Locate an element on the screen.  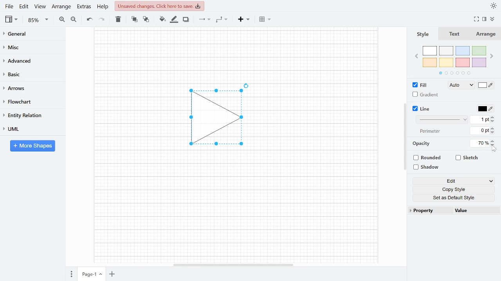
Fill is located at coordinates (422, 85).